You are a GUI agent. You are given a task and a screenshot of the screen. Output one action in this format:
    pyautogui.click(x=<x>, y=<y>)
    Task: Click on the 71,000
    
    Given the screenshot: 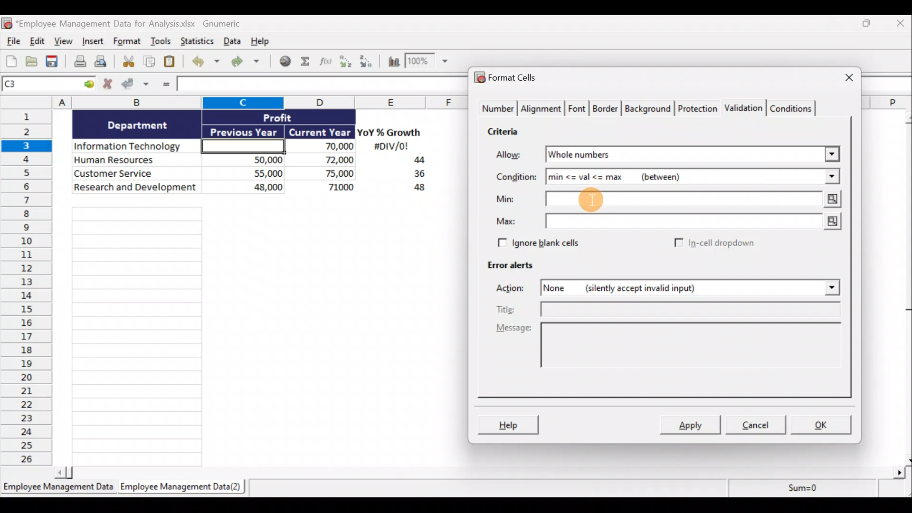 What is the action you would take?
    pyautogui.click(x=327, y=188)
    